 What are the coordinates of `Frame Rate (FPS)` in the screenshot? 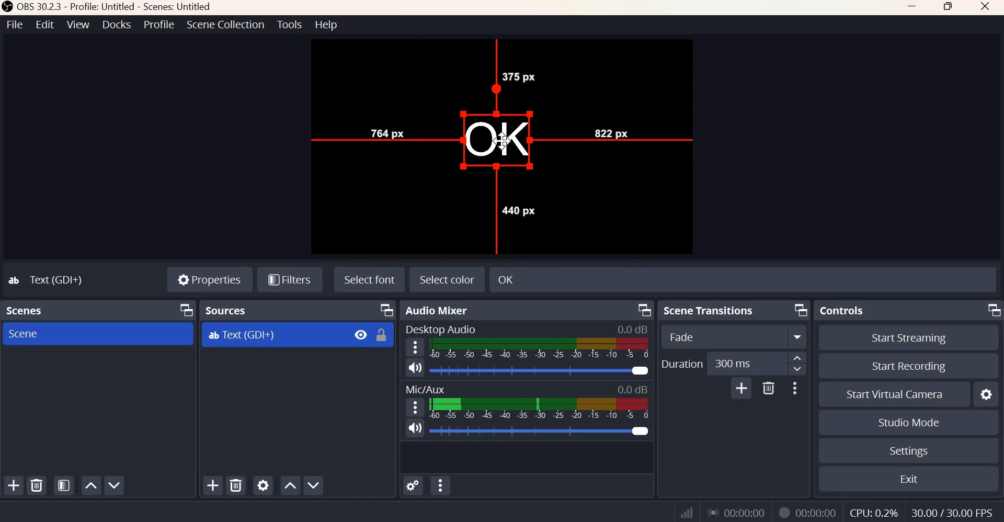 It's located at (952, 513).